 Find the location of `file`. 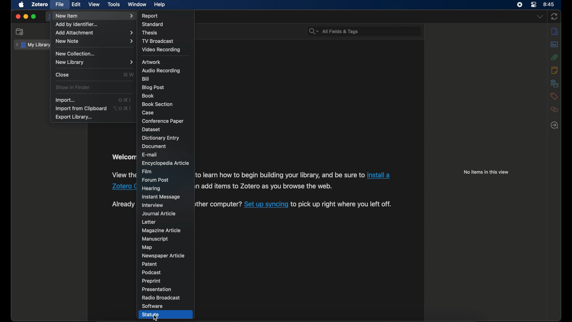

file is located at coordinates (59, 4).